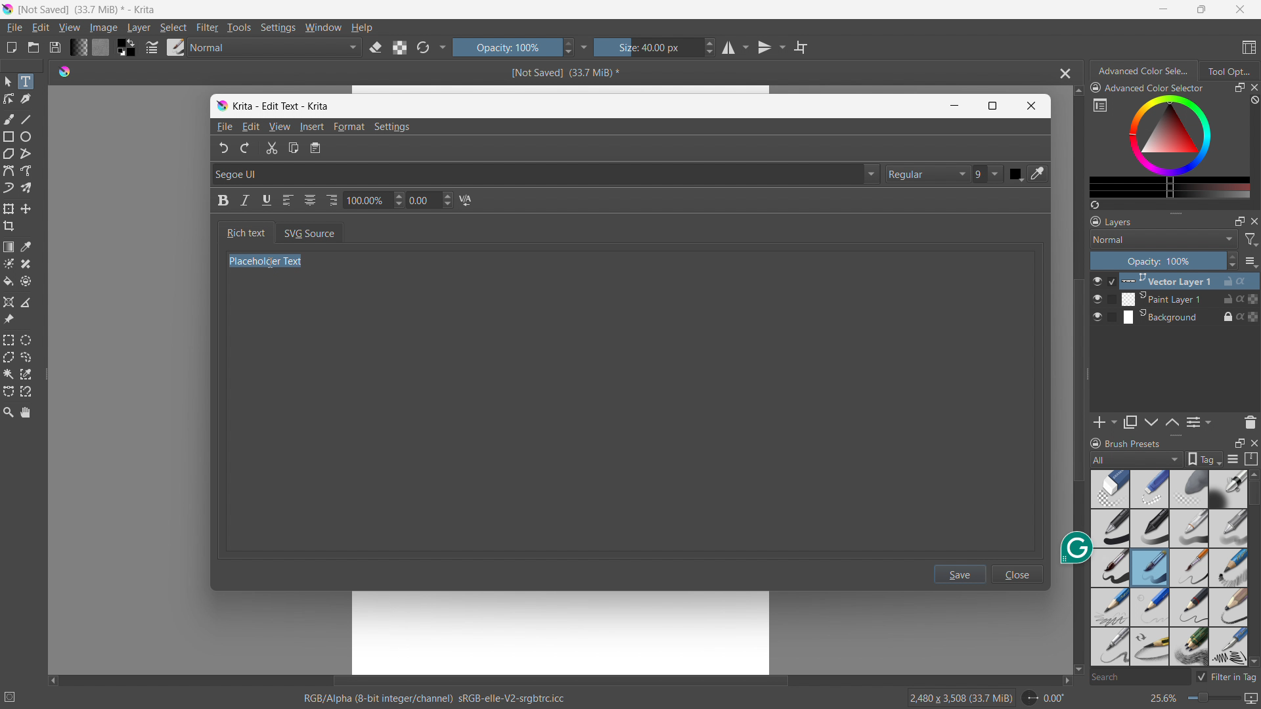 Image resolution: width=1261 pixels, height=709 pixels. What do you see at coordinates (546, 173) in the screenshot?
I see `select font family` at bounding box center [546, 173].